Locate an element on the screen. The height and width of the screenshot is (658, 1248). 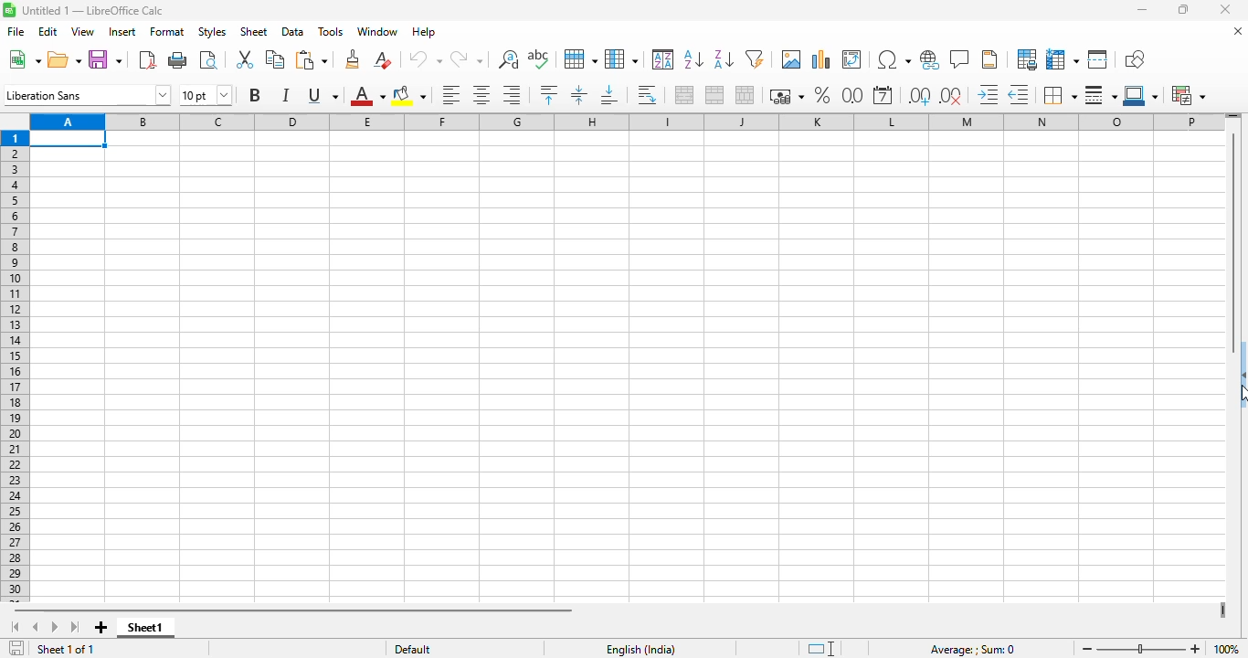
freeze rows and columns is located at coordinates (1063, 59).